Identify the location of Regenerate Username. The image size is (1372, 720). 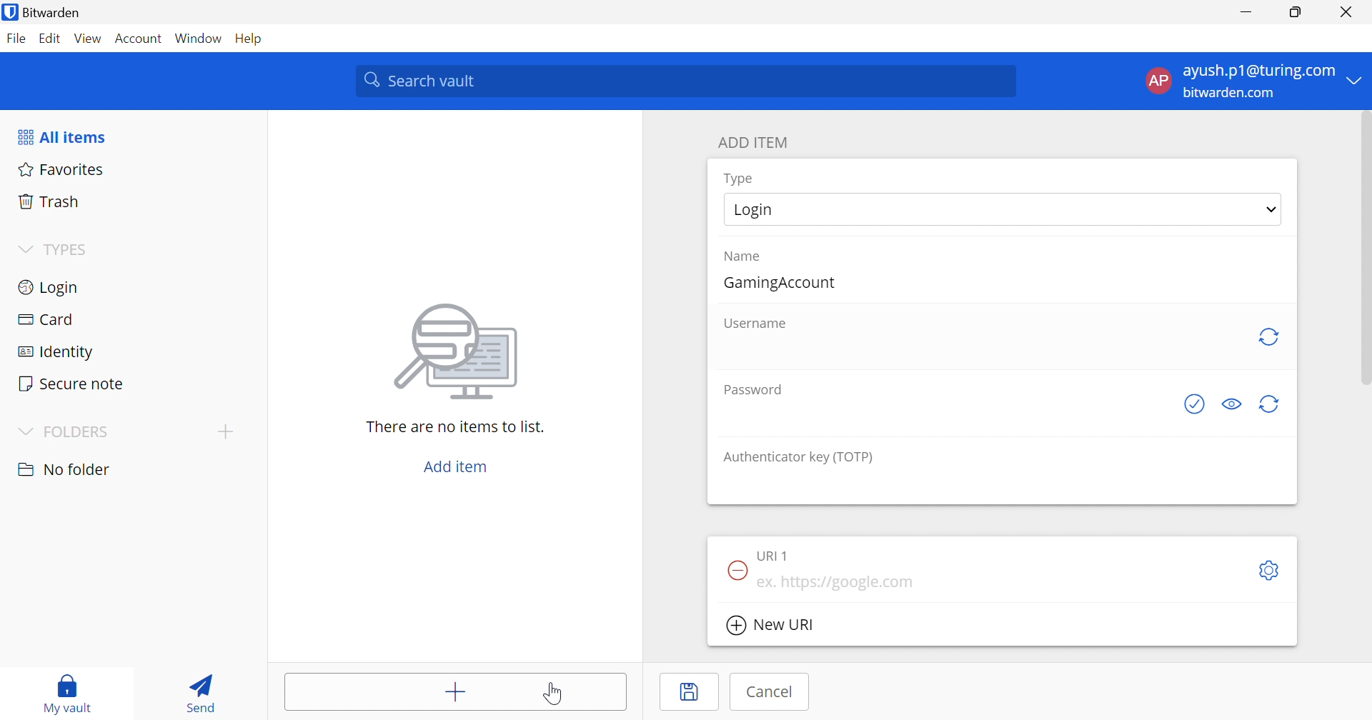
(1268, 336).